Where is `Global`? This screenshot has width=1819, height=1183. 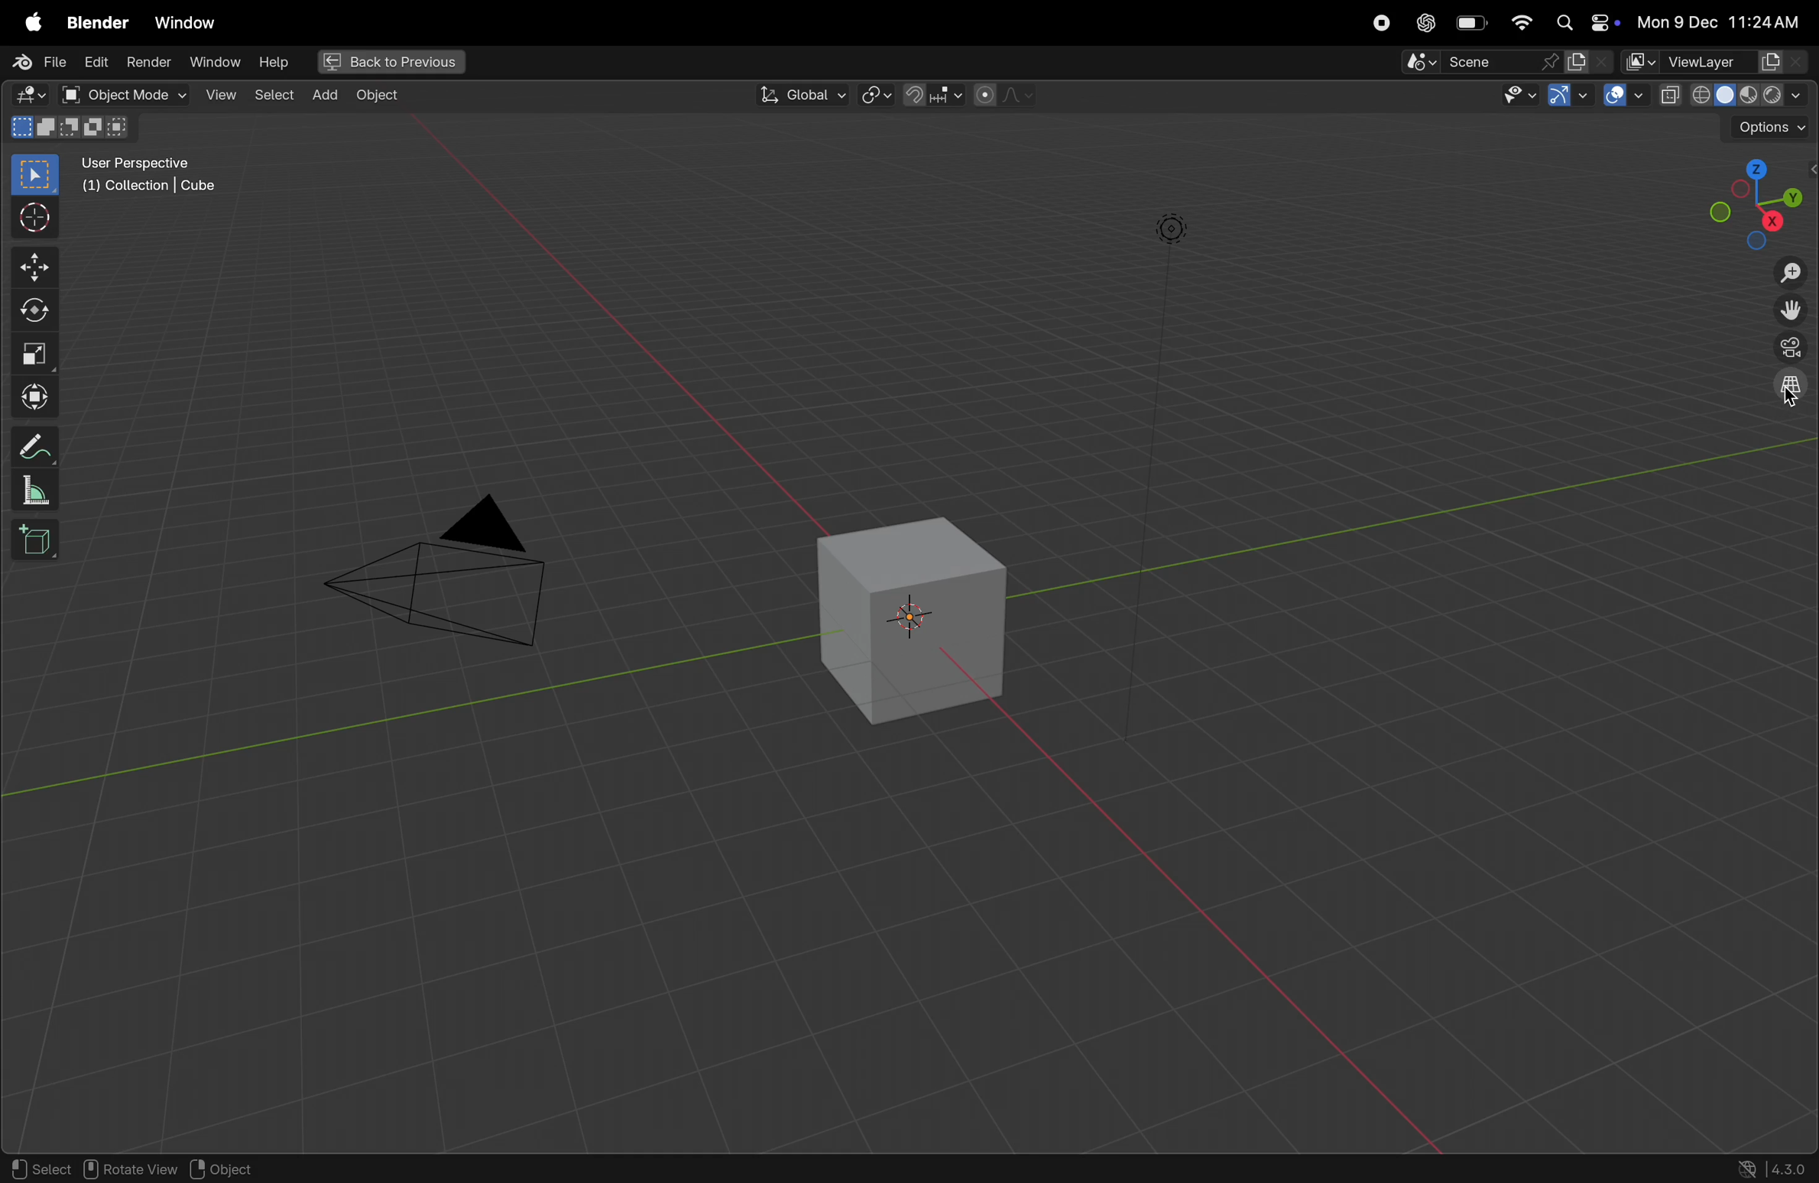 Global is located at coordinates (802, 93).